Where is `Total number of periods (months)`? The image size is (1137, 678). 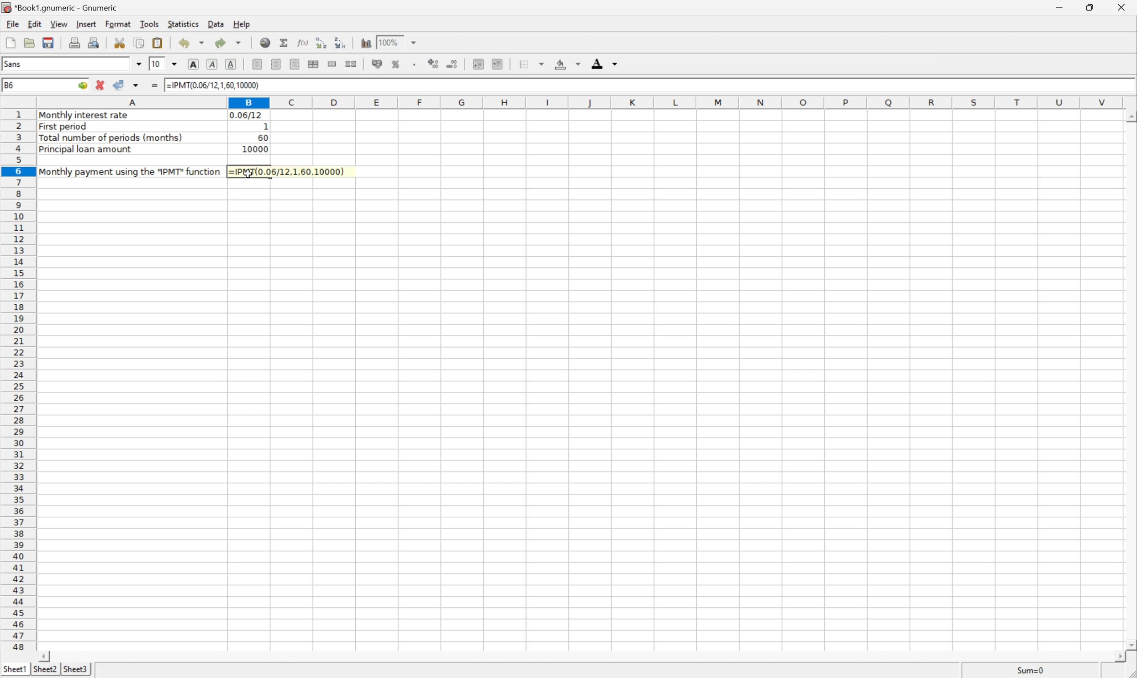 Total number of periods (months) is located at coordinates (113, 138).